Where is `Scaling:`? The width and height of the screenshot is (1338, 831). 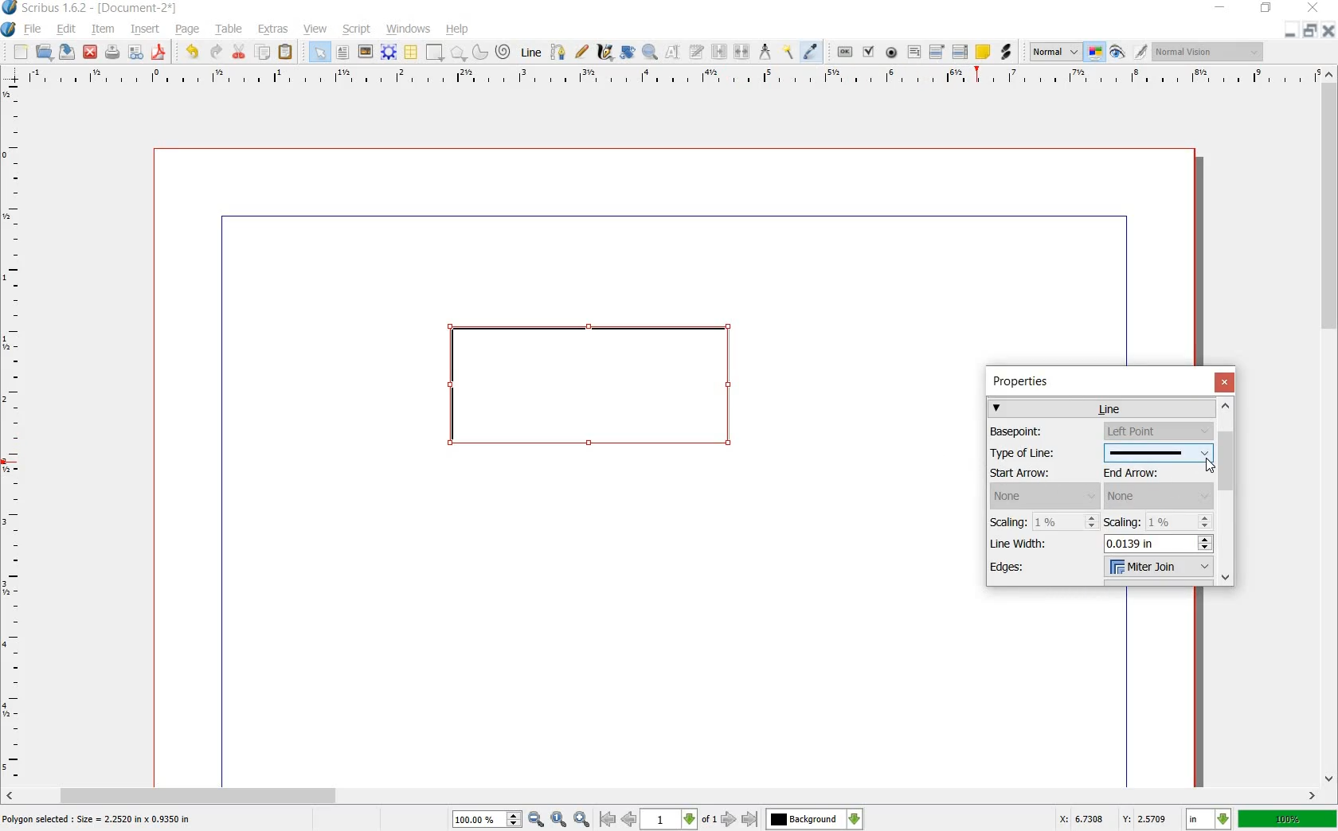 Scaling: is located at coordinates (1123, 521).